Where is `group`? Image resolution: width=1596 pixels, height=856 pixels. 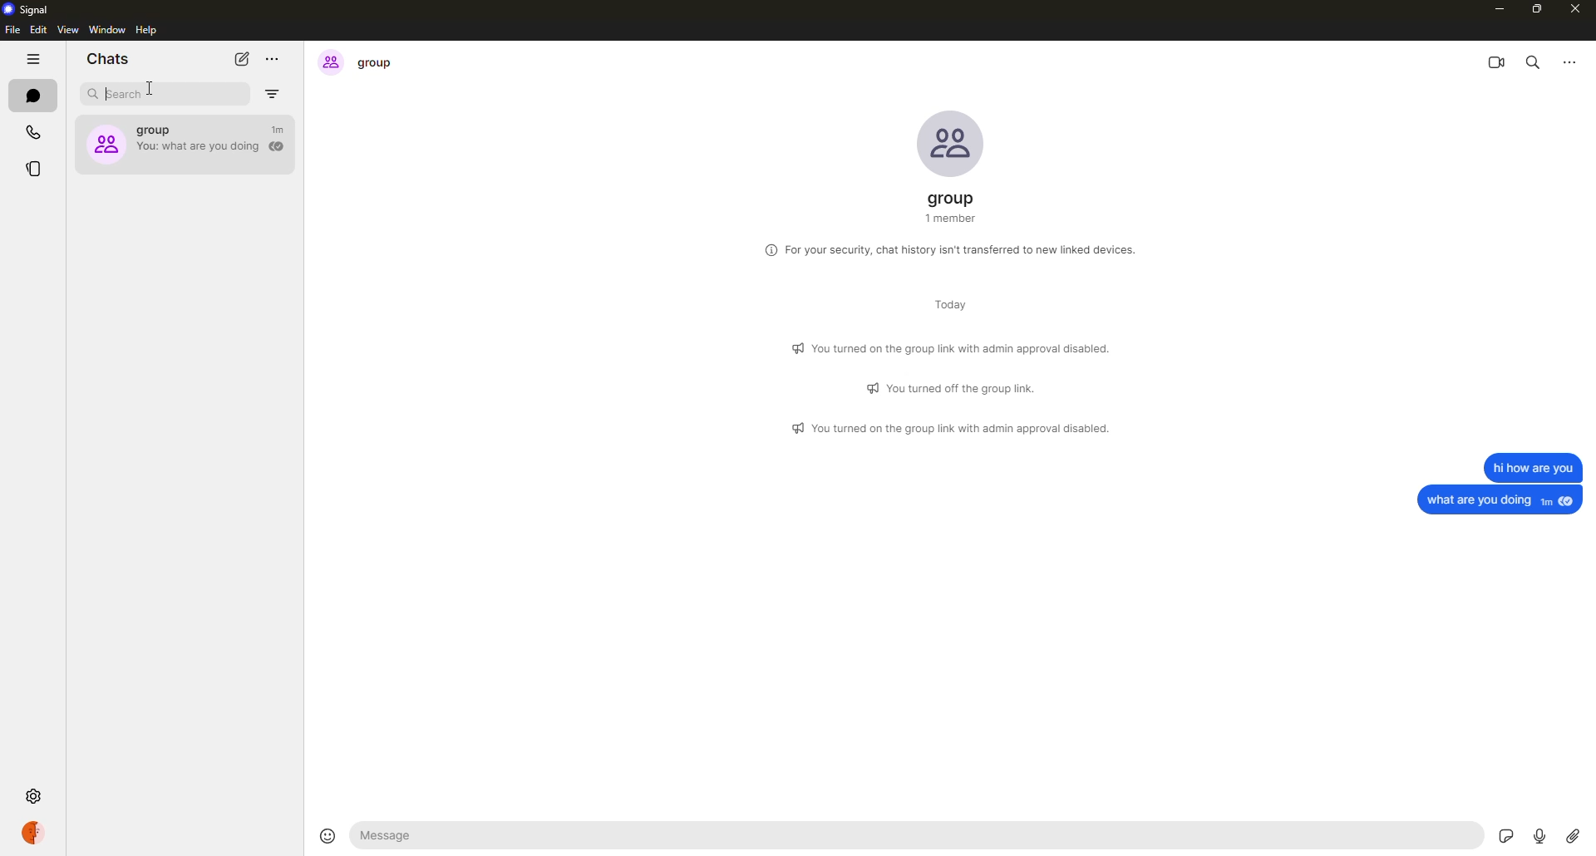
group is located at coordinates (954, 208).